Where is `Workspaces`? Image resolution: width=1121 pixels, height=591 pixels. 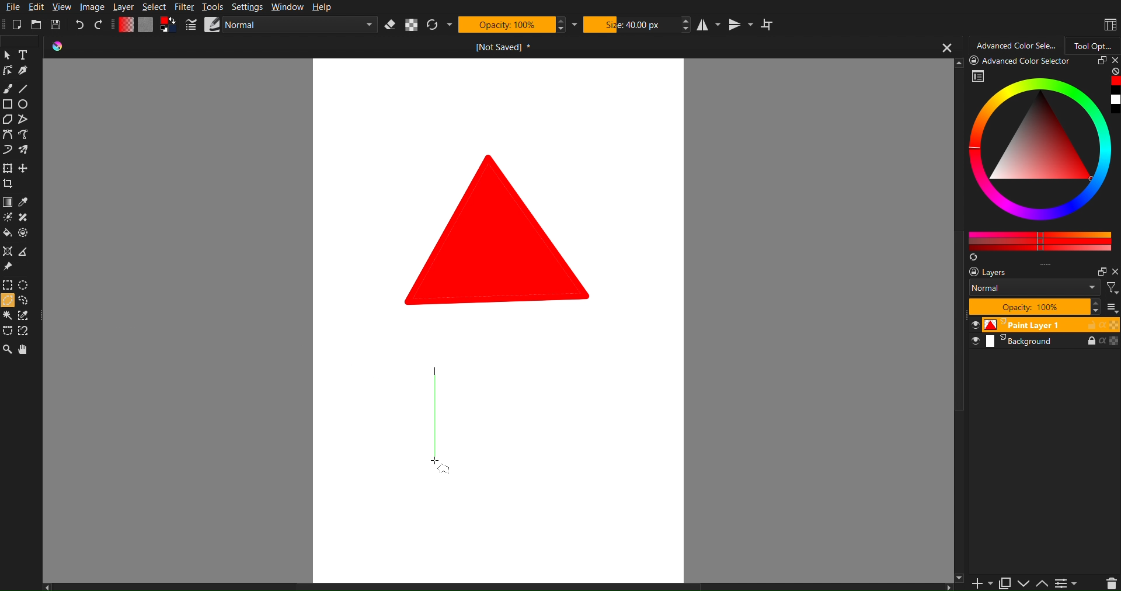
Workspaces is located at coordinates (1108, 23).